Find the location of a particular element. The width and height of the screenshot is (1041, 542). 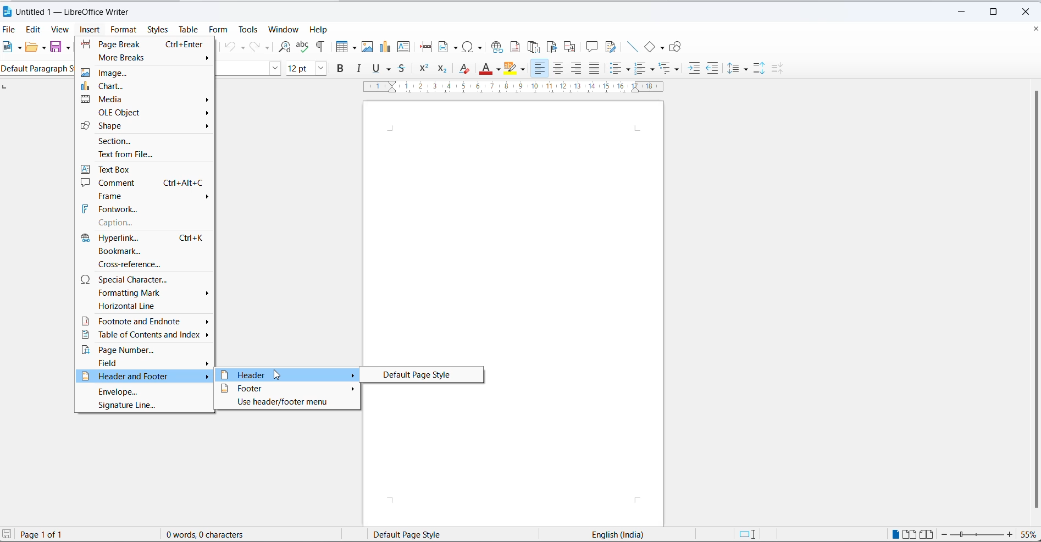

undo is located at coordinates (229, 47).